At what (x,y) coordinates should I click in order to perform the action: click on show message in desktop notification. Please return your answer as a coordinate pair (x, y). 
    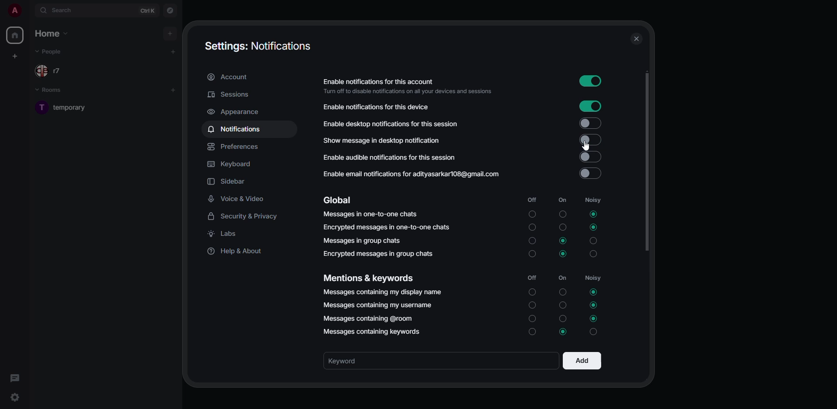
    Looking at the image, I should click on (382, 141).